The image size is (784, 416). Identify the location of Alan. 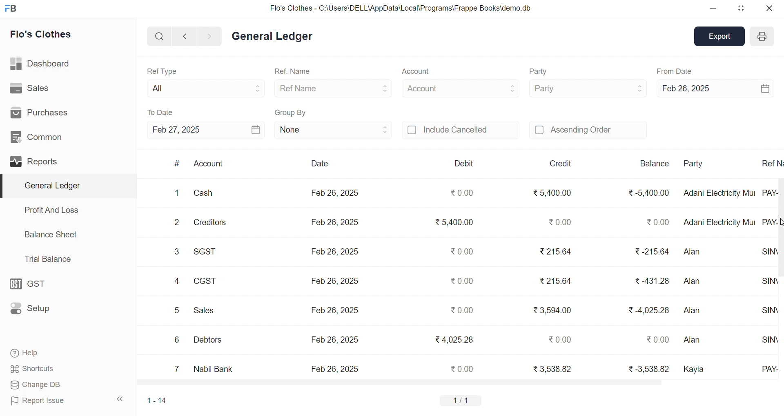
(698, 341).